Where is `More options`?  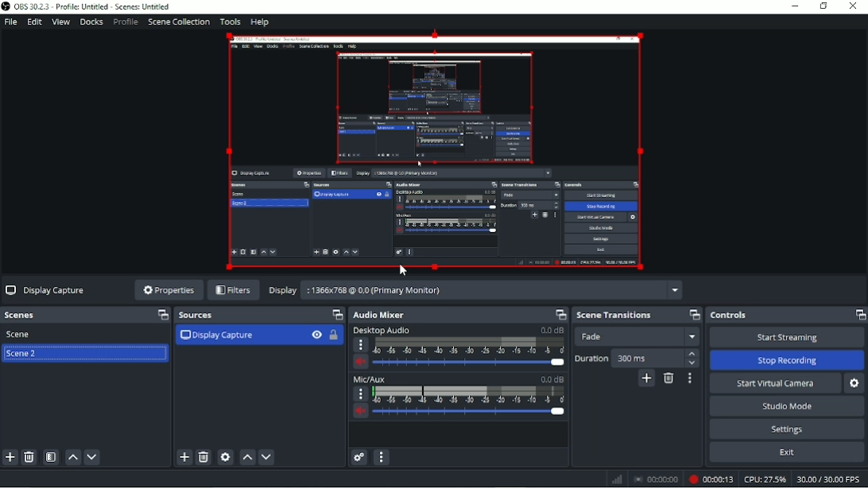
More options is located at coordinates (361, 346).